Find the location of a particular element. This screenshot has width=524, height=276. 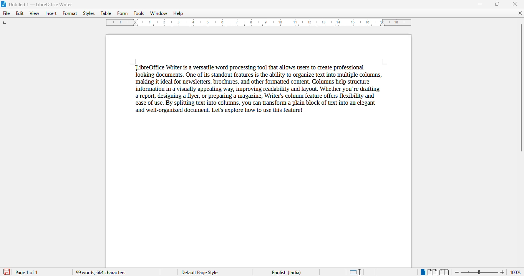

file is located at coordinates (6, 13).